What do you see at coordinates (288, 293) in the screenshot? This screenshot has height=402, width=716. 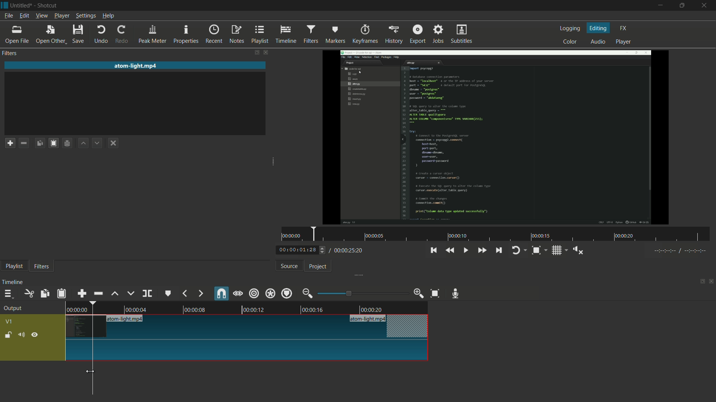 I see `ripple markers` at bounding box center [288, 293].